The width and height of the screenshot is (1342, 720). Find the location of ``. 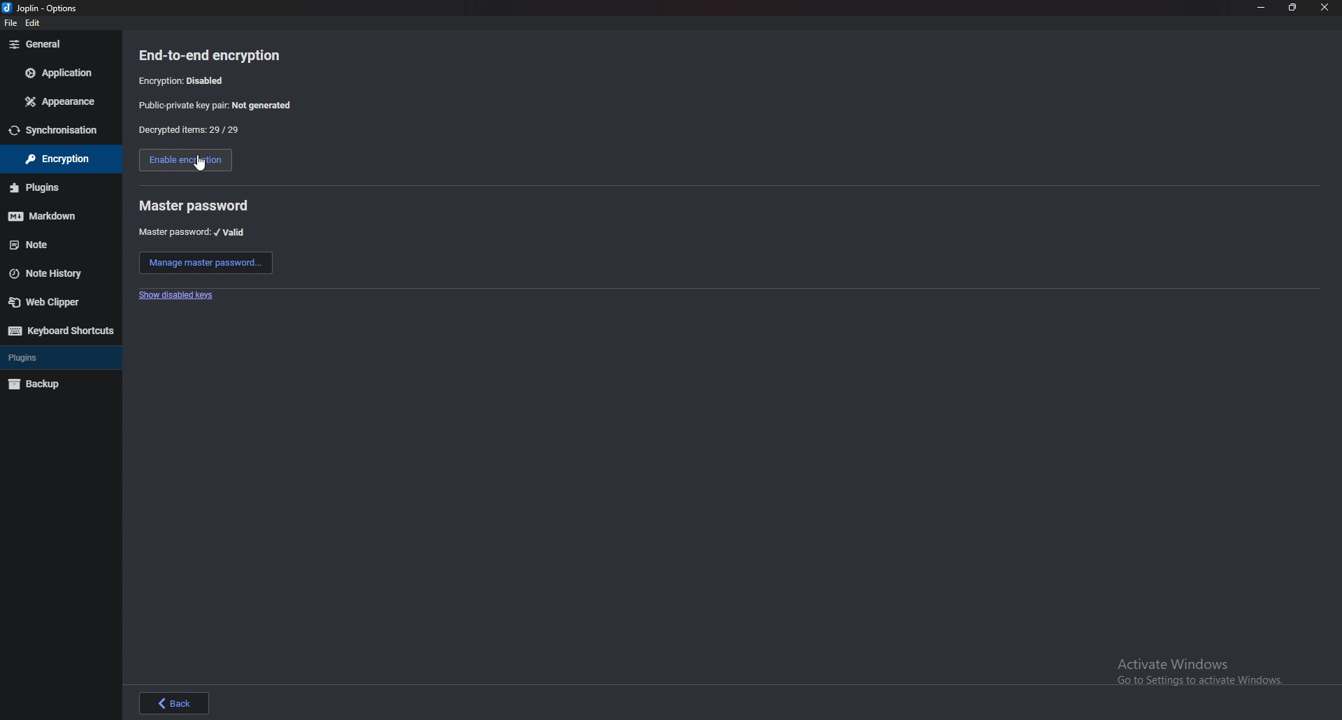

 is located at coordinates (178, 702).